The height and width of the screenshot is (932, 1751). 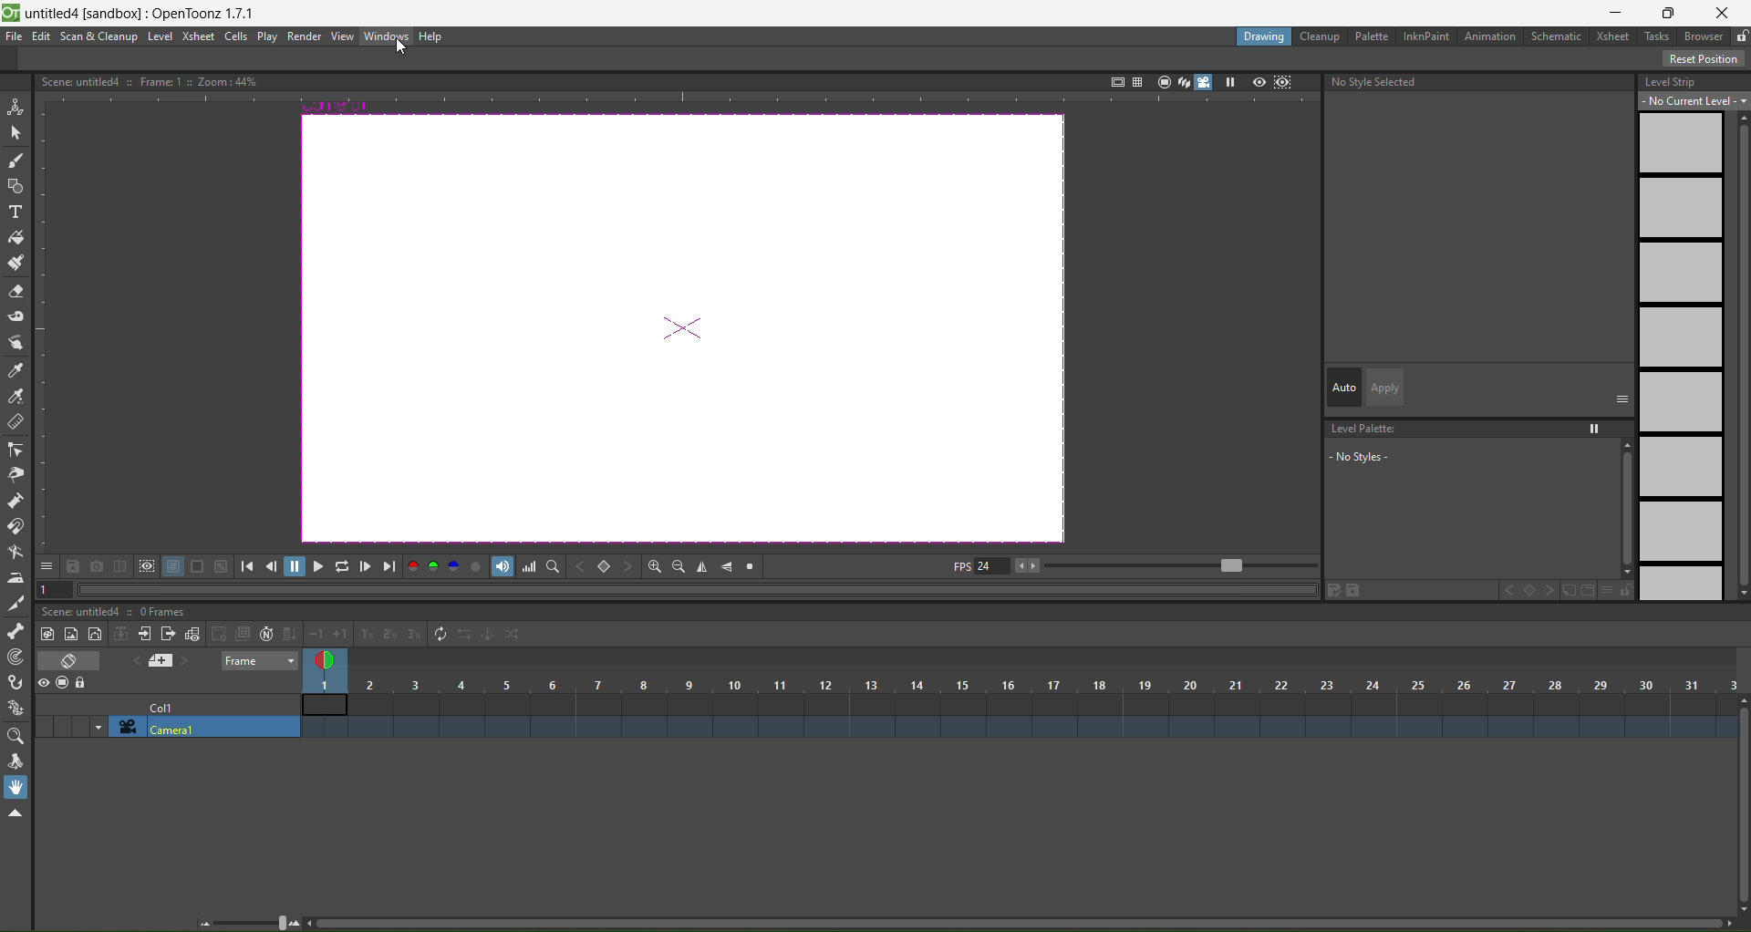 What do you see at coordinates (319, 569) in the screenshot?
I see `playback options` at bounding box center [319, 569].